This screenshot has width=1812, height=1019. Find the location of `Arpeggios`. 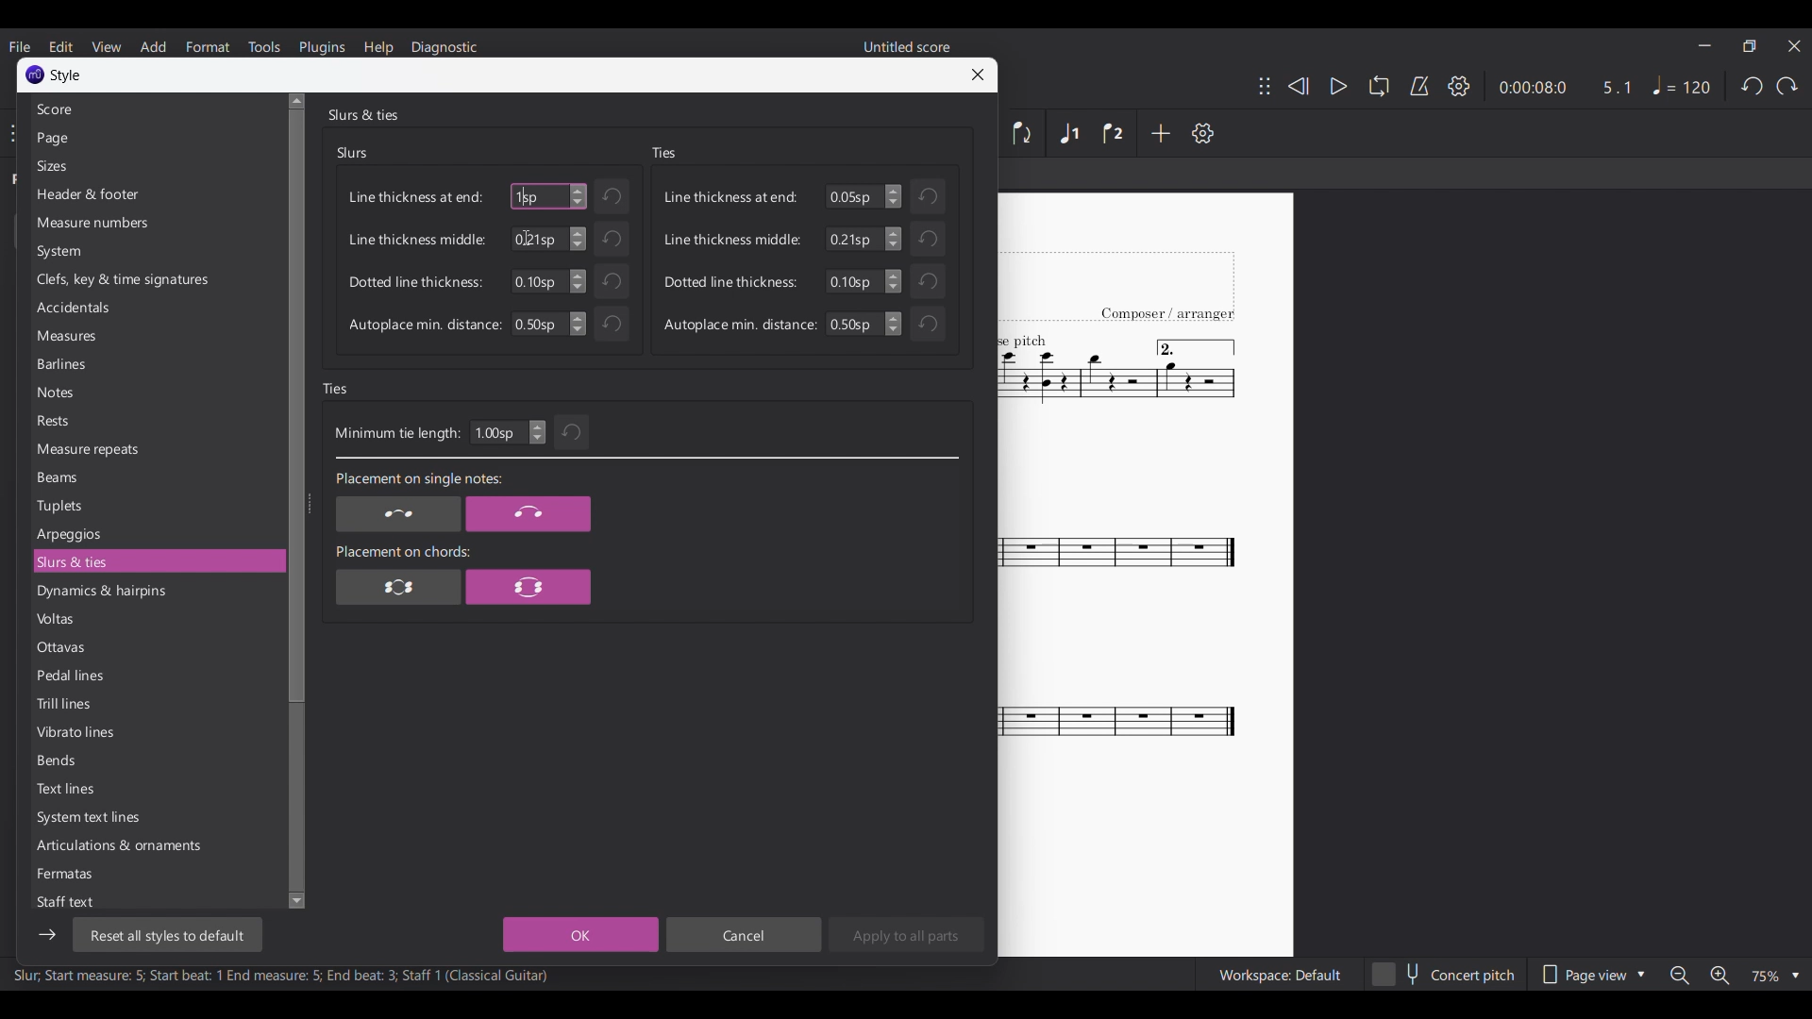

Arpeggios is located at coordinates (156, 534).